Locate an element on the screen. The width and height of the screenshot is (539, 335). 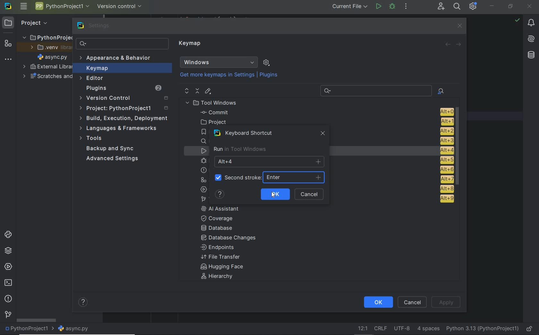
Apply is located at coordinates (446, 302).